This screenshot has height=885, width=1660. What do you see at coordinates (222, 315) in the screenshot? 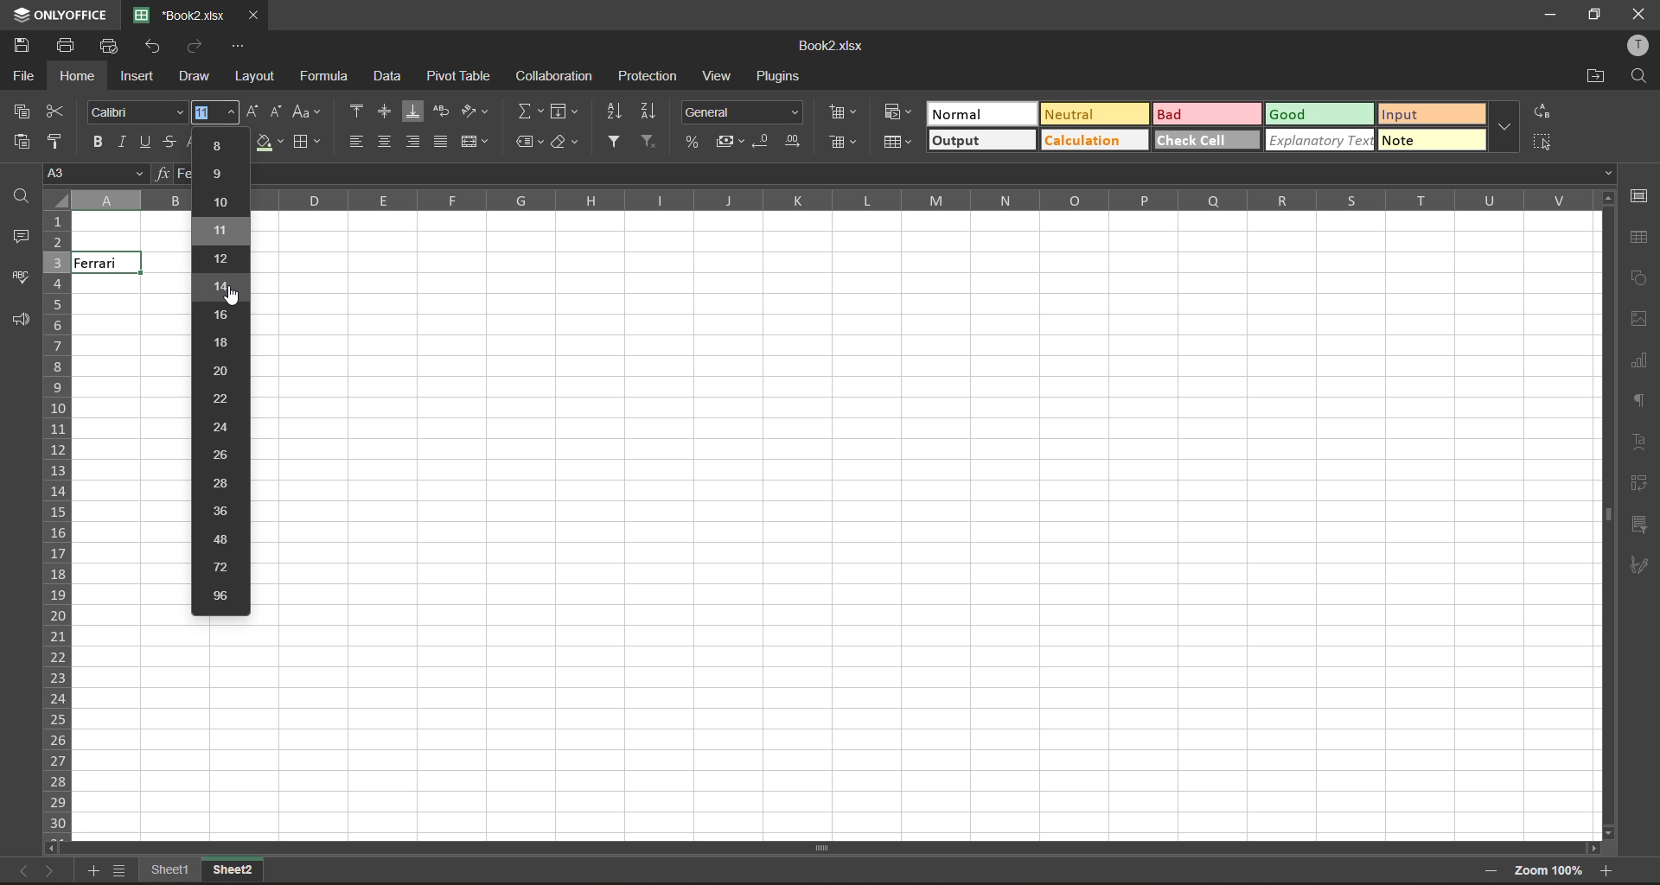
I see `16` at bounding box center [222, 315].